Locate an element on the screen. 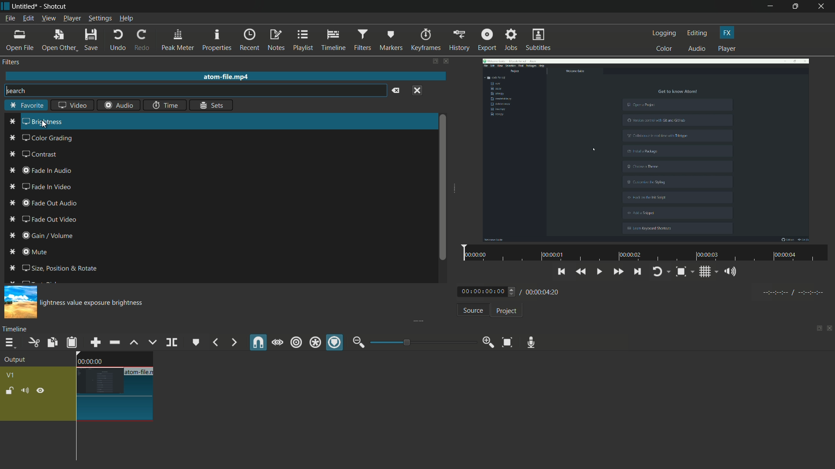 This screenshot has height=469, width=835. subtitles is located at coordinates (539, 40).